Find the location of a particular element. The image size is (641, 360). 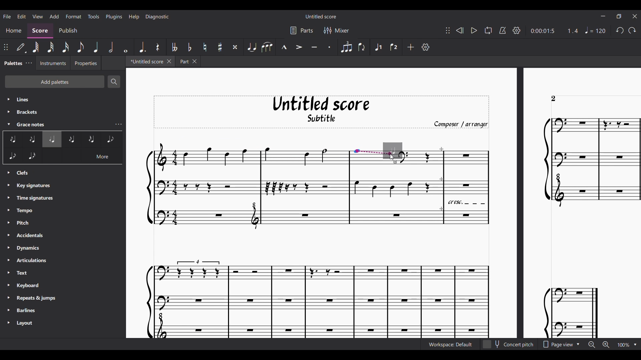

Indicates selected grace note is located at coordinates (397, 151).